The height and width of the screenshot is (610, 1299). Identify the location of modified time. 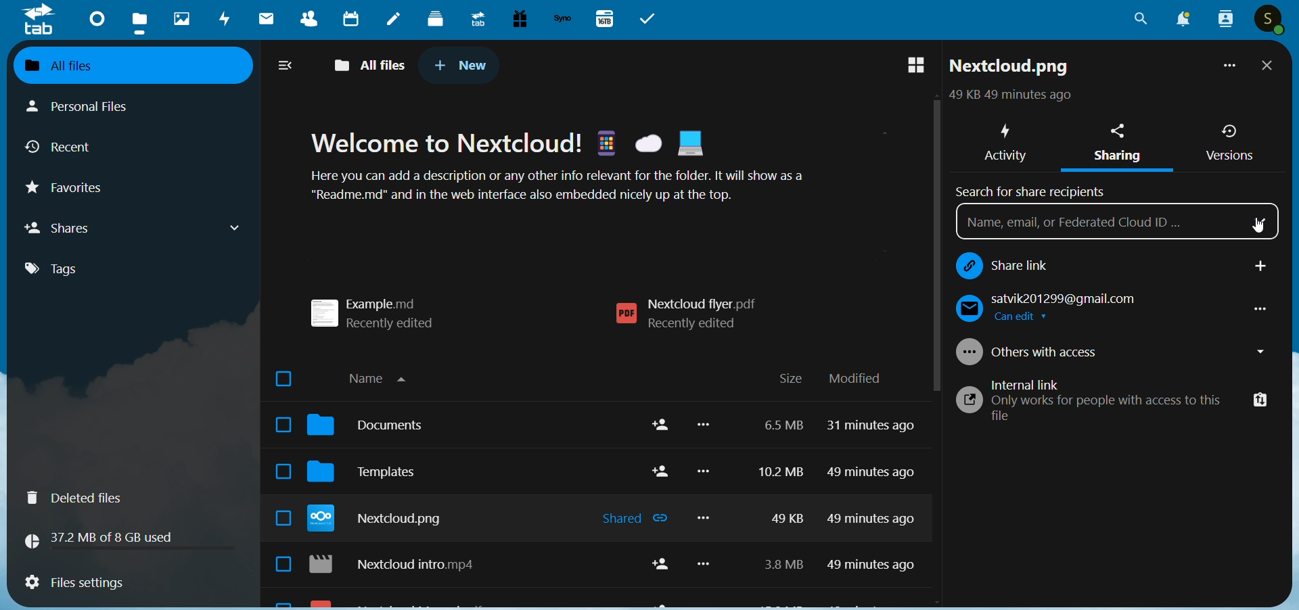
(875, 502).